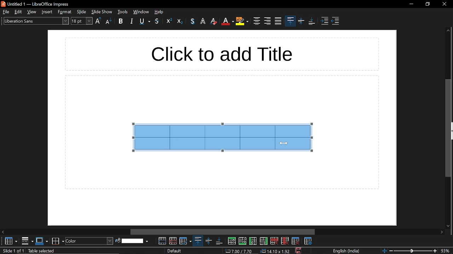 The width and height of the screenshot is (453, 254). What do you see at coordinates (309, 241) in the screenshot?
I see `table properties` at bounding box center [309, 241].